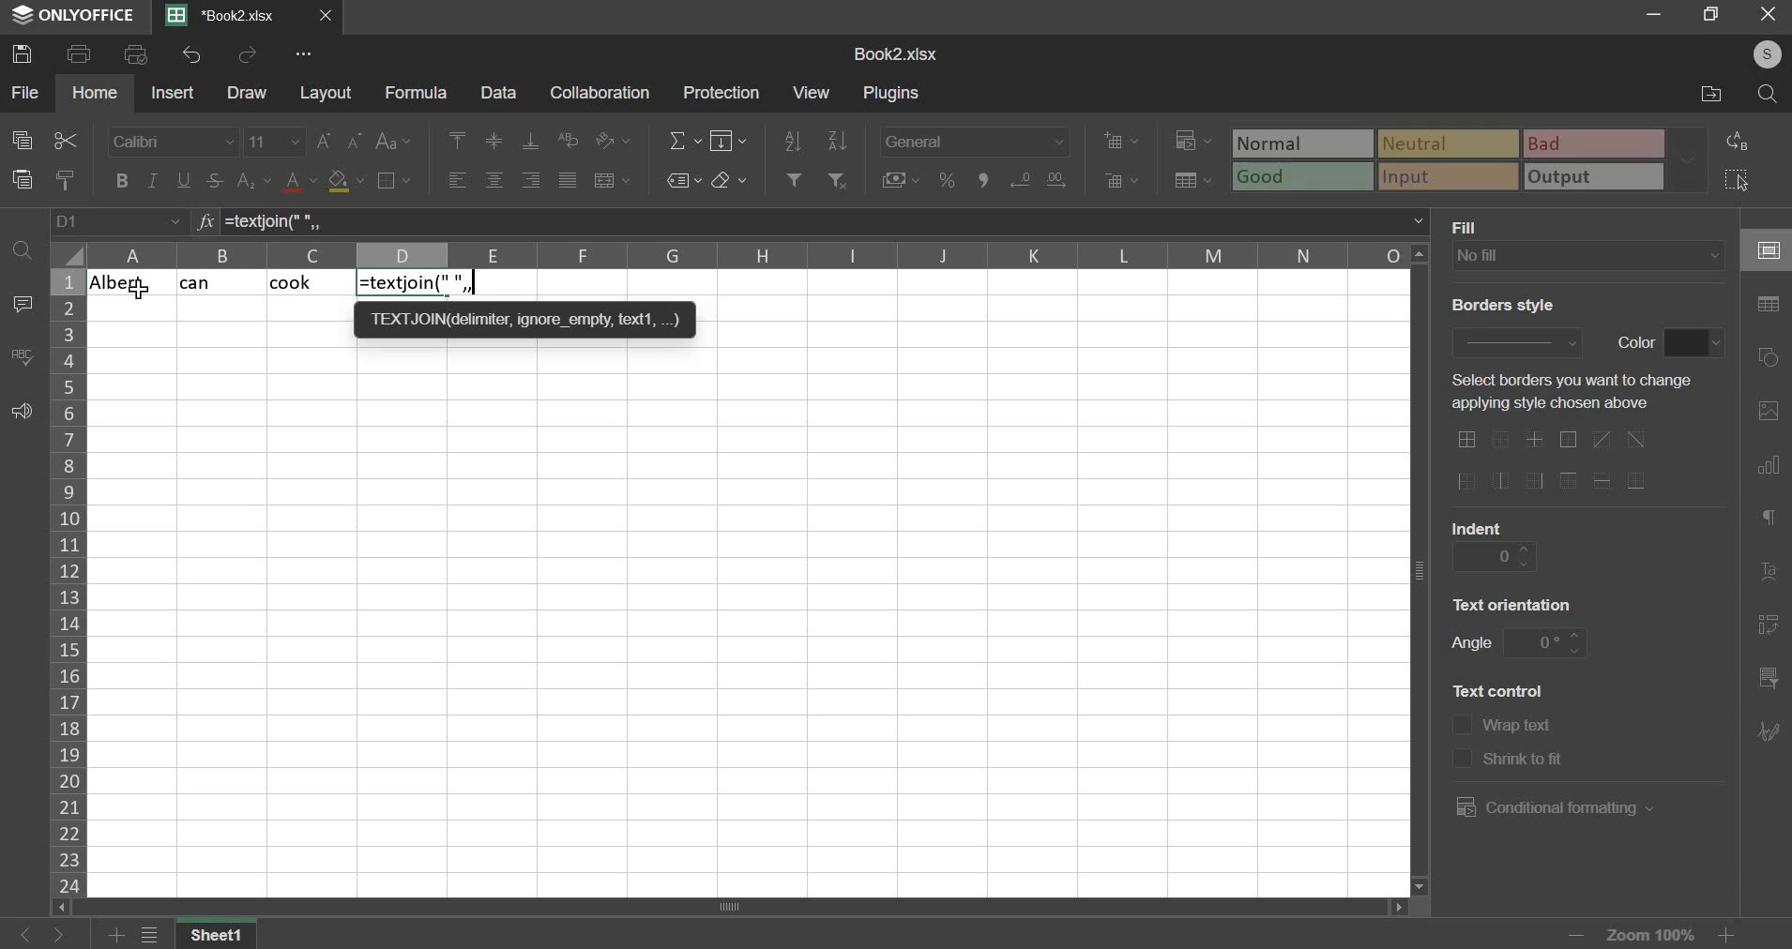 Image resolution: width=1792 pixels, height=949 pixels. I want to click on conditional formatting, so click(1191, 142).